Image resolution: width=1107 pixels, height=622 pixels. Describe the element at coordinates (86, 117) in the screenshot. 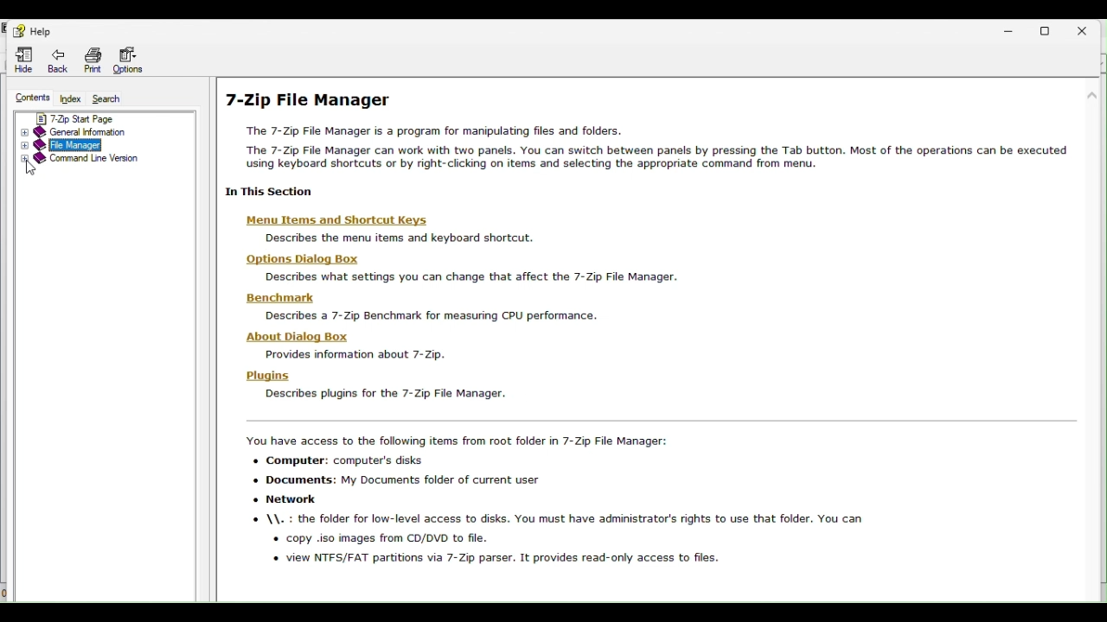

I see `7 zip start page` at that location.